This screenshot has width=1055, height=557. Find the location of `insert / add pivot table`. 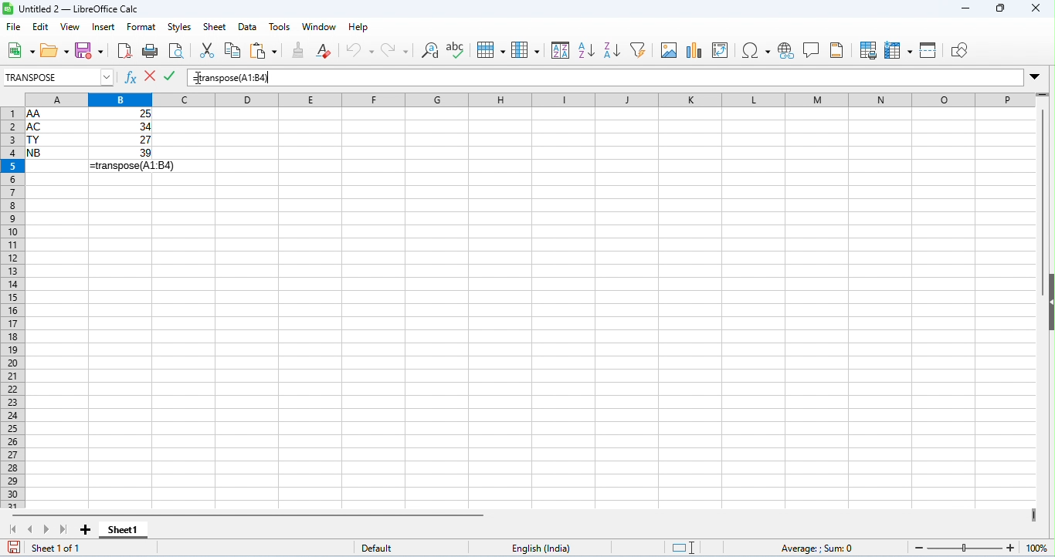

insert / add pivot table is located at coordinates (721, 50).